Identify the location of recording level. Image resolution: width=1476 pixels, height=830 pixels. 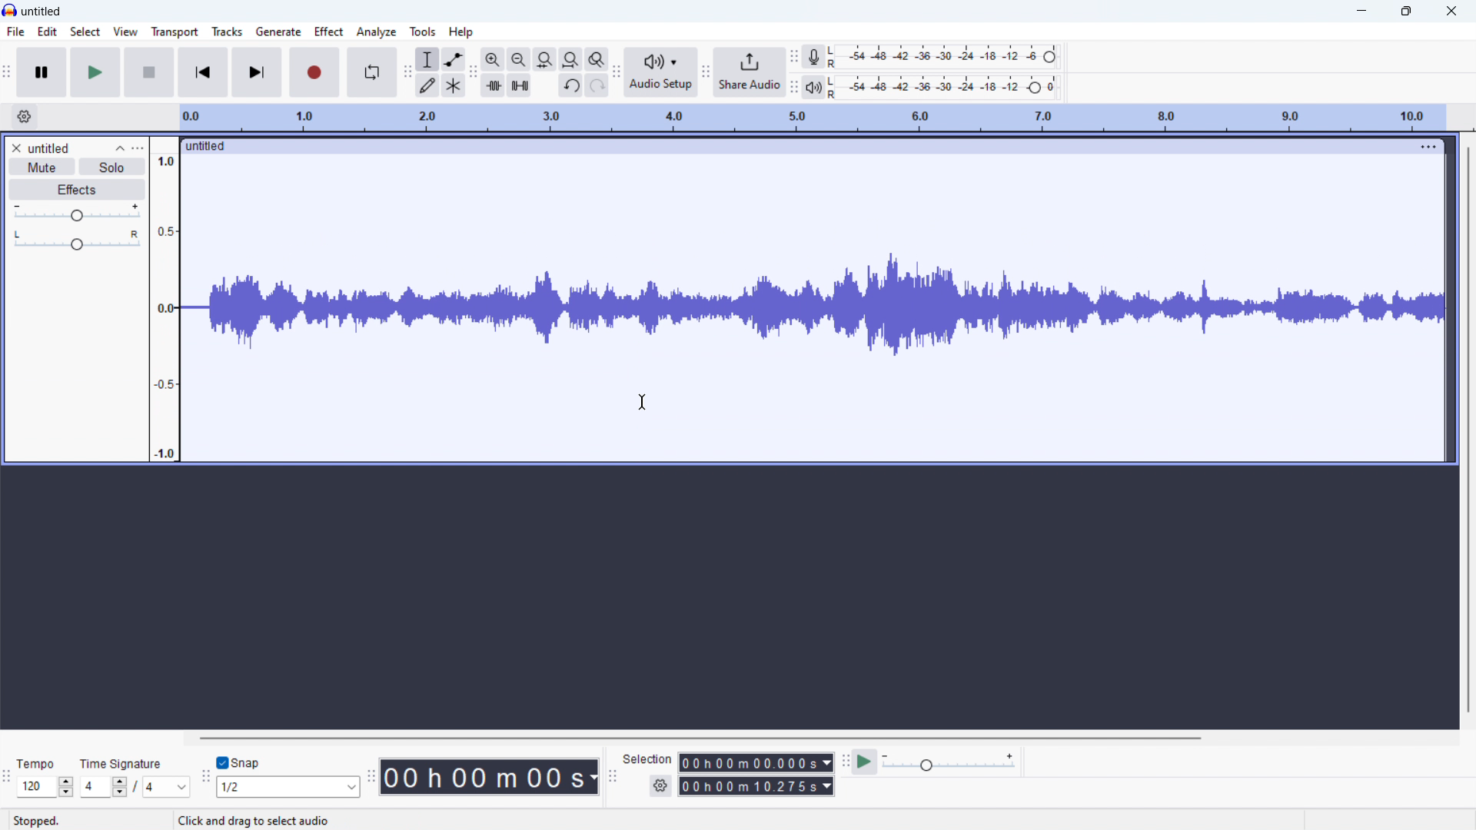
(947, 57).